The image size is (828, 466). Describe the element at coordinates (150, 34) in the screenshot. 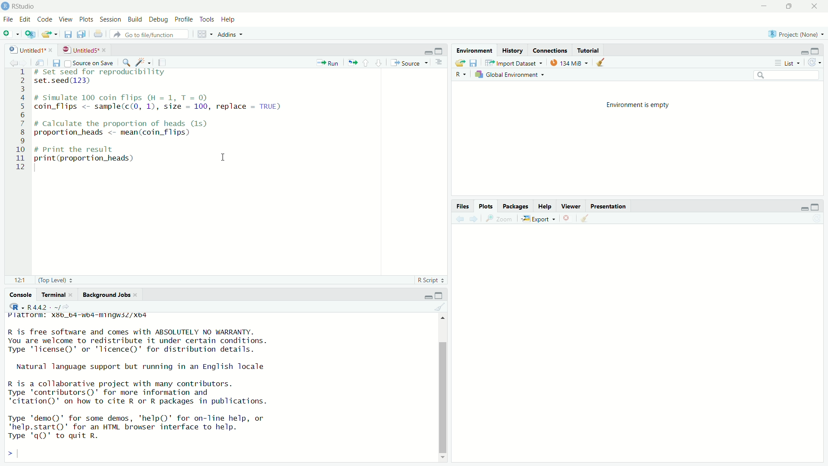

I see `go to file/function` at that location.